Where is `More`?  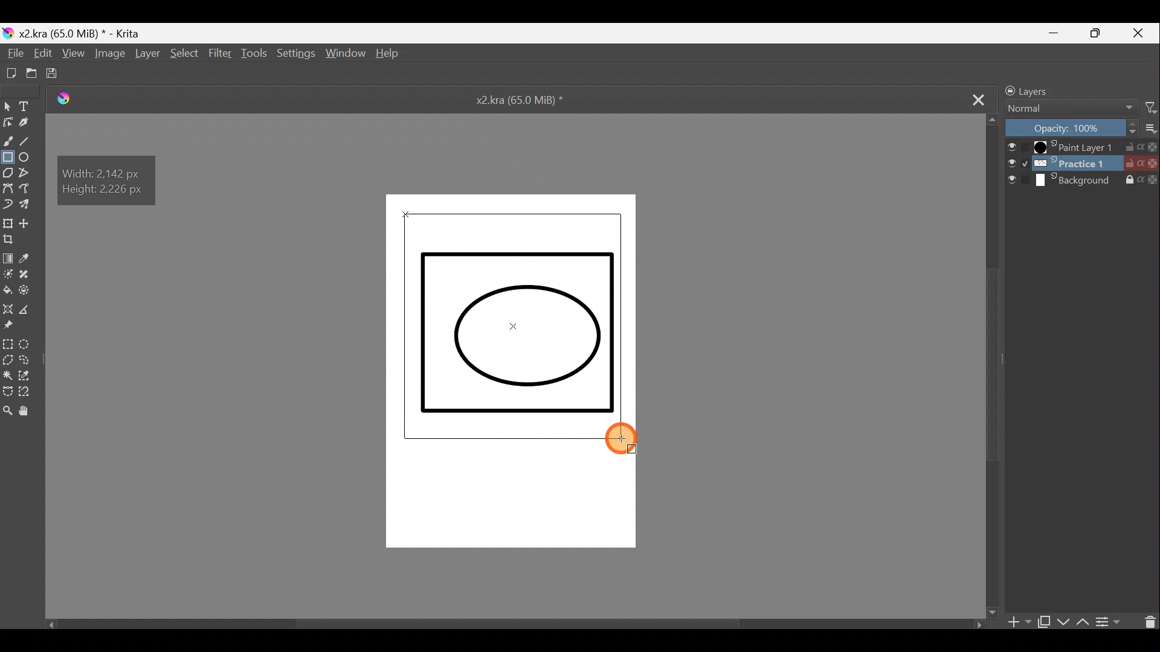 More is located at coordinates (1152, 126).